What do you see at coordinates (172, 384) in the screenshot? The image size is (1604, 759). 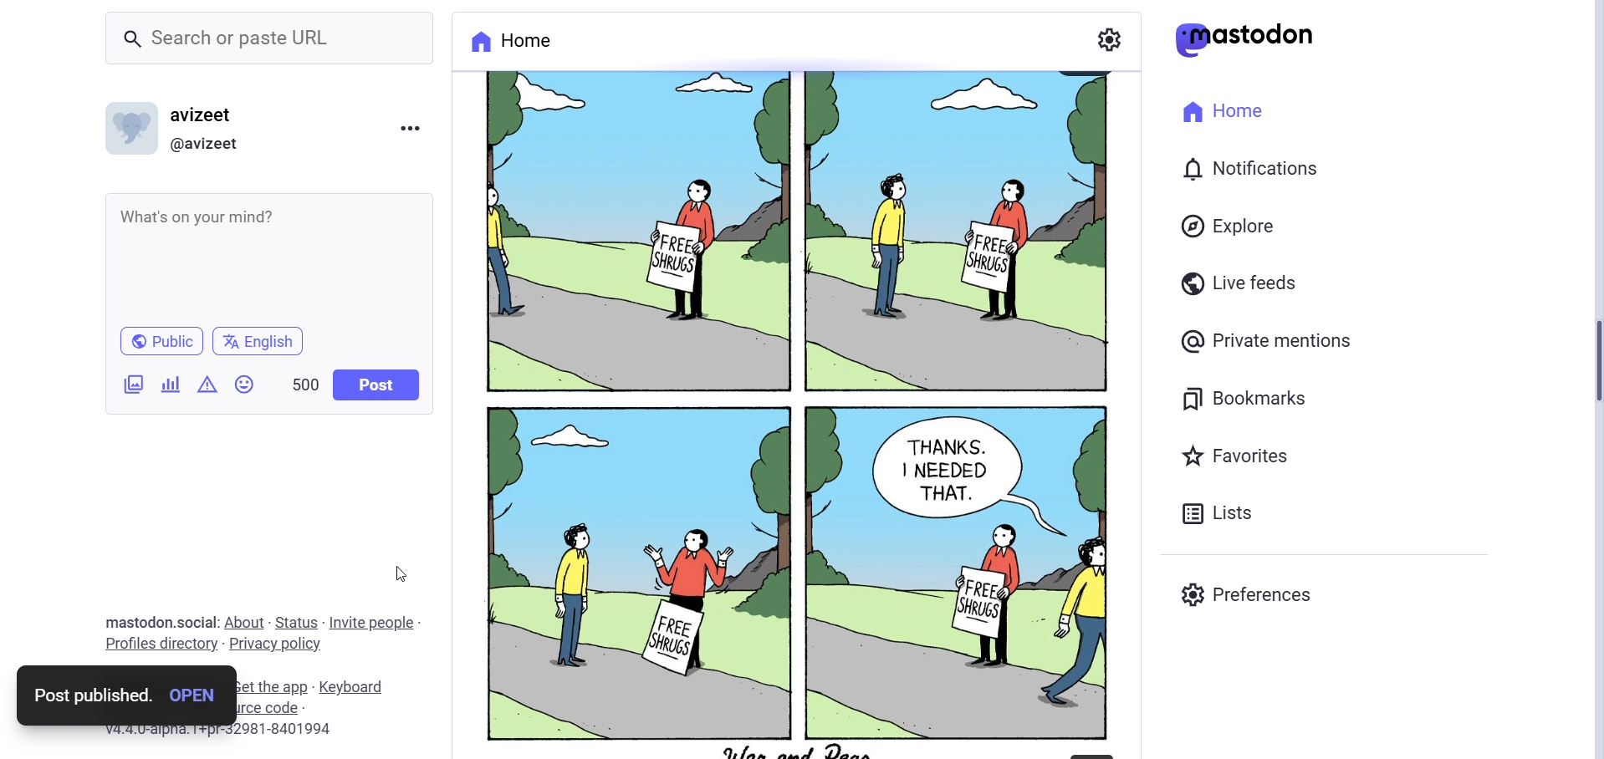 I see `Poll` at bounding box center [172, 384].